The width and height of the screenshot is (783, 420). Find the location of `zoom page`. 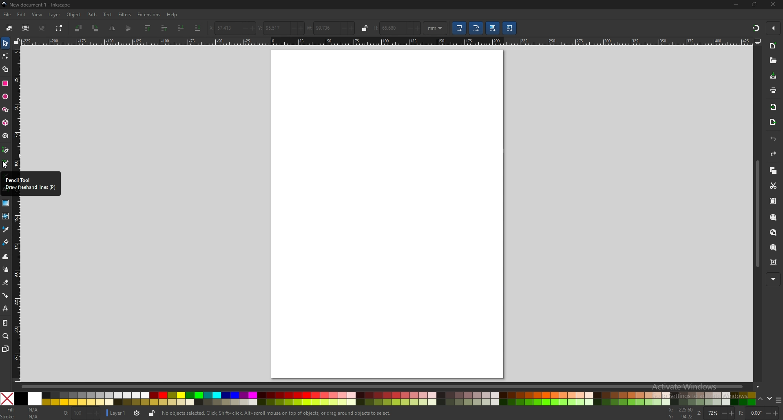

zoom page is located at coordinates (773, 247).